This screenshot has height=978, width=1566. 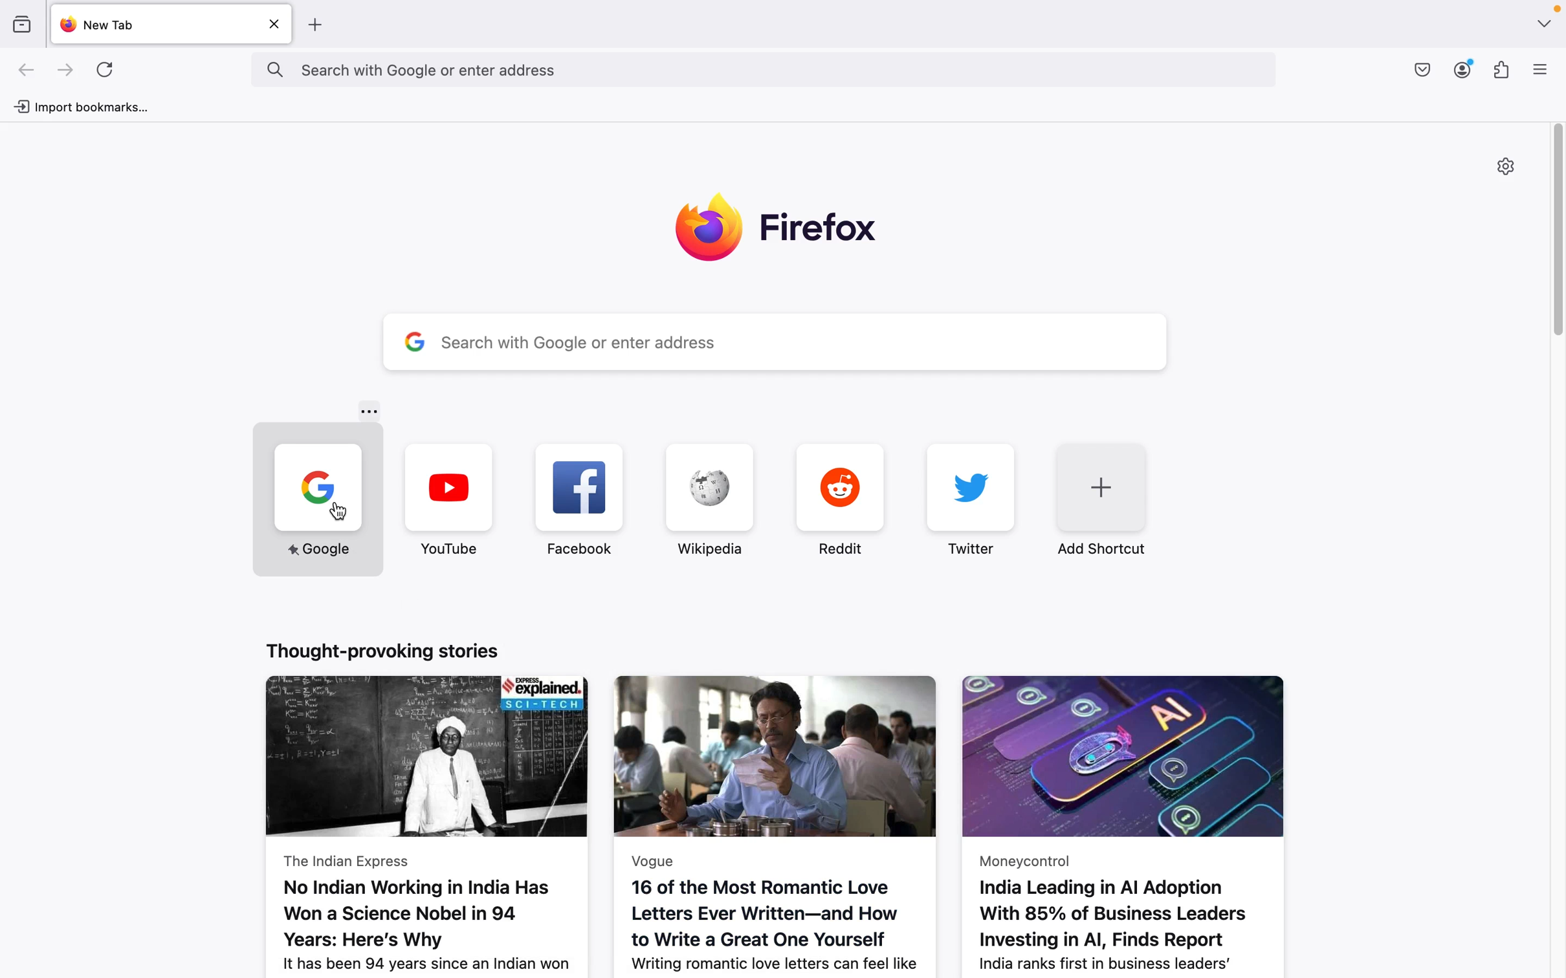 I want to click on go back, so click(x=27, y=71).